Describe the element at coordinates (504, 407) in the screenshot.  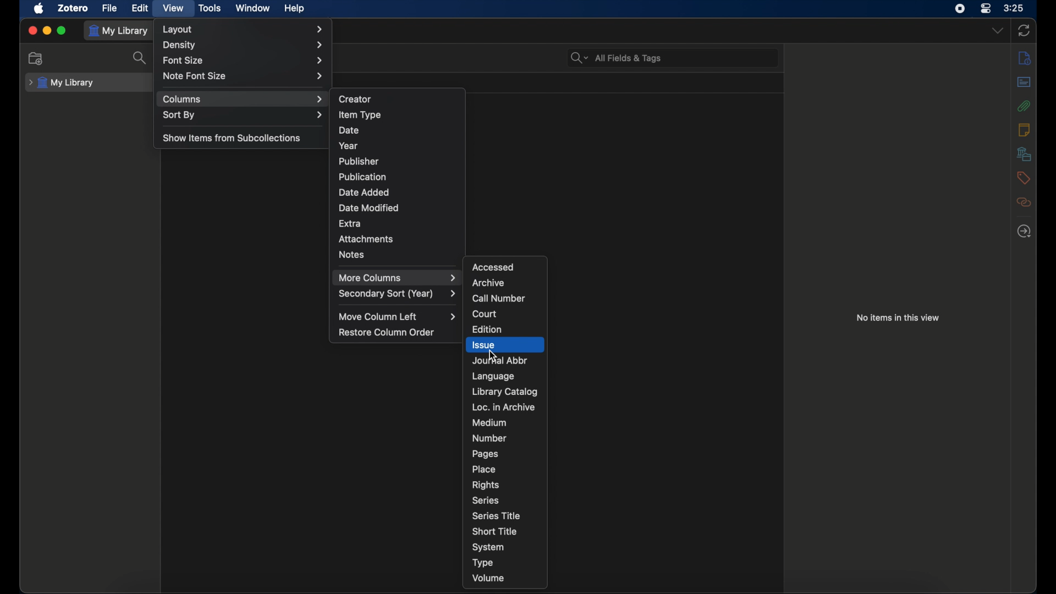
I see `loc. in archive` at that location.